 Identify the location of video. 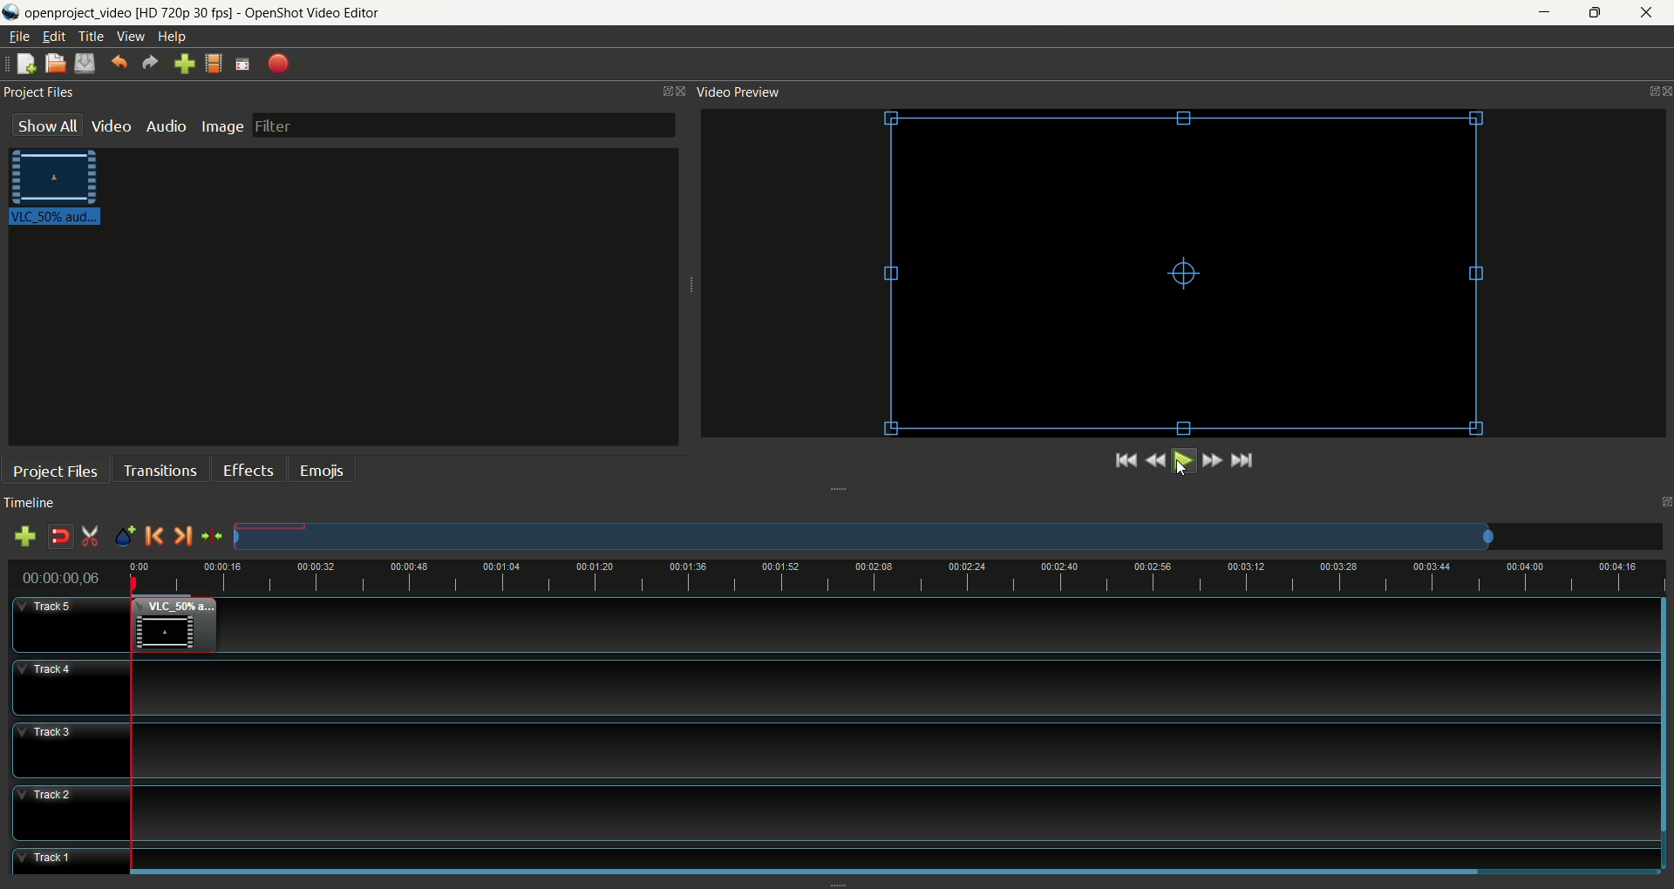
(112, 126).